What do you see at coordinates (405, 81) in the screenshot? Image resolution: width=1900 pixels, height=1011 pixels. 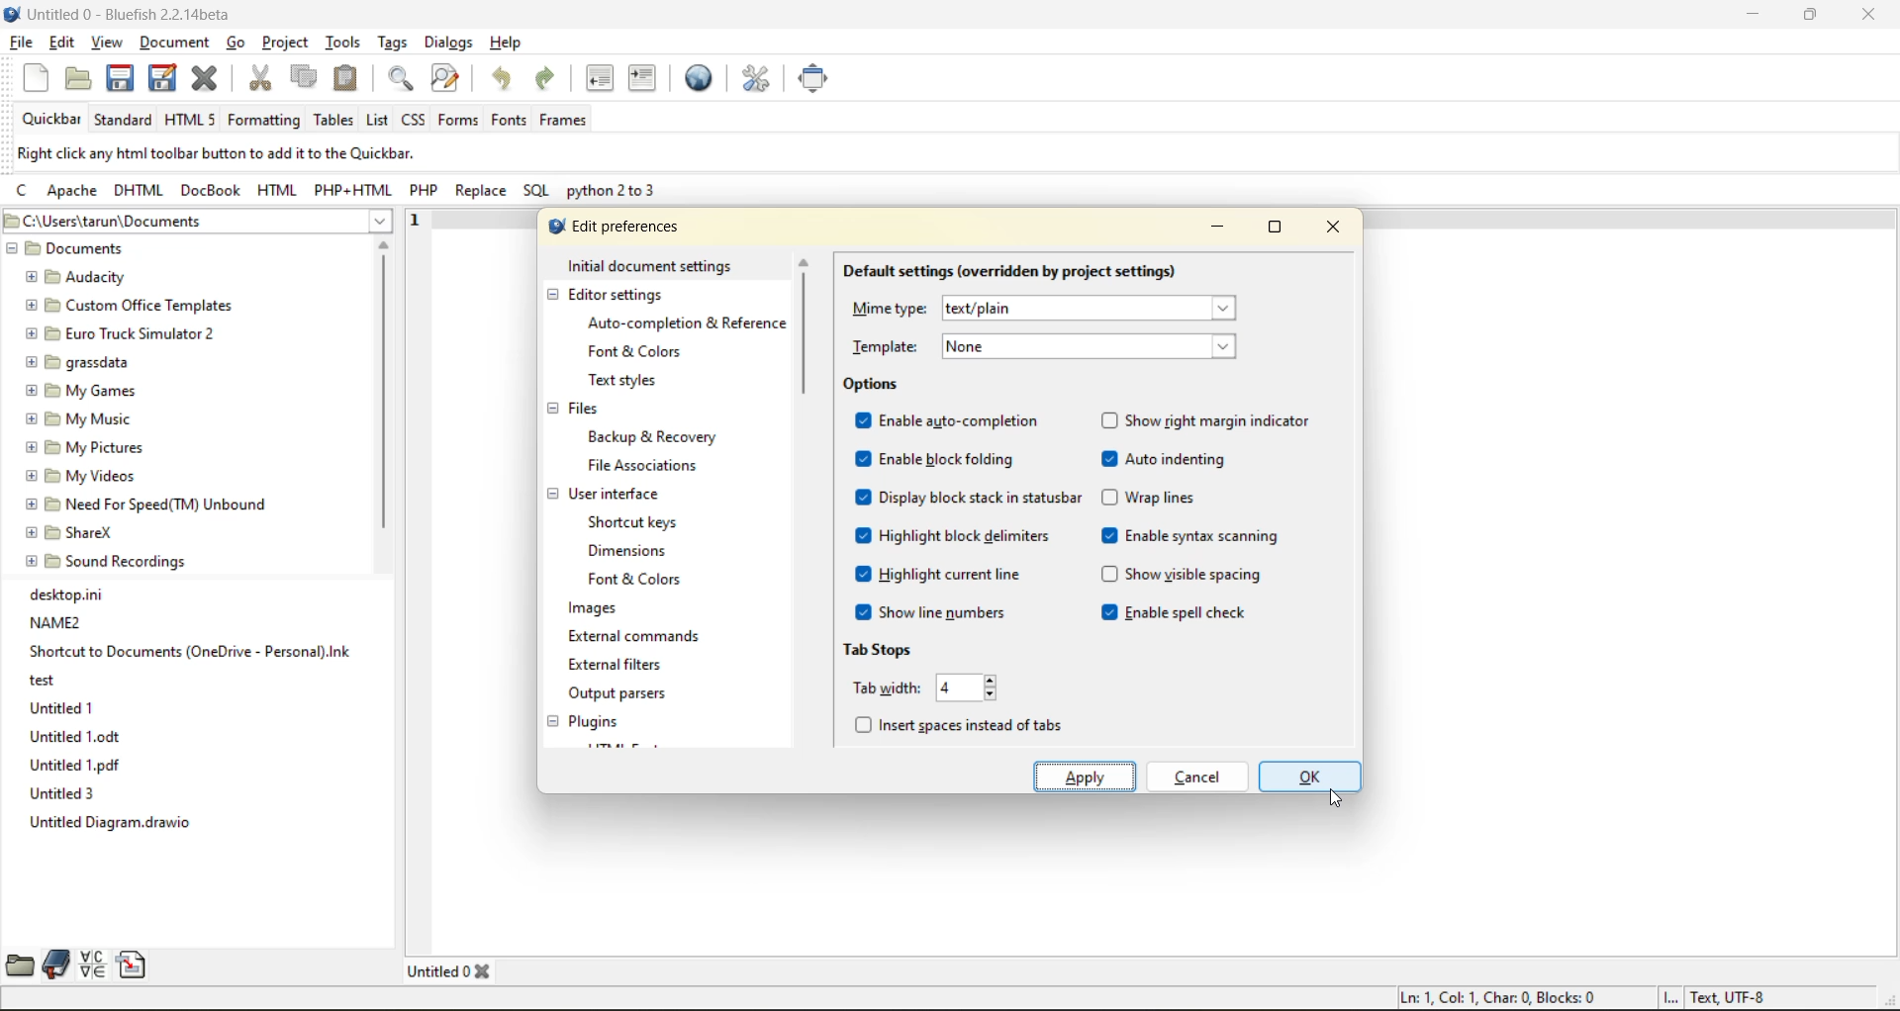 I see `find` at bounding box center [405, 81].